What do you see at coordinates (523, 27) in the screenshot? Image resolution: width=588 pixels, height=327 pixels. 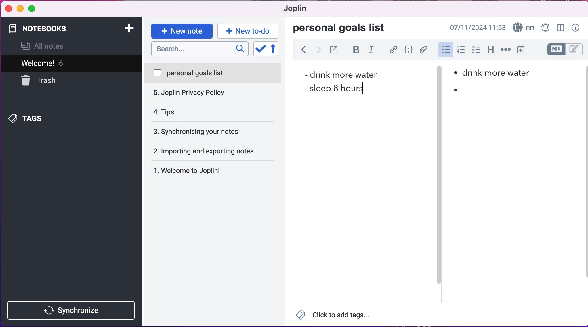 I see `language` at bounding box center [523, 27].